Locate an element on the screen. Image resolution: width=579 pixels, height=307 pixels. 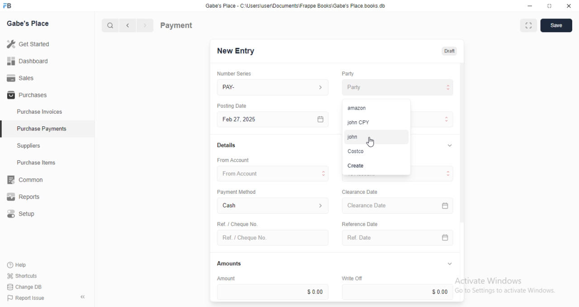
$0.00 is located at coordinates (399, 292).